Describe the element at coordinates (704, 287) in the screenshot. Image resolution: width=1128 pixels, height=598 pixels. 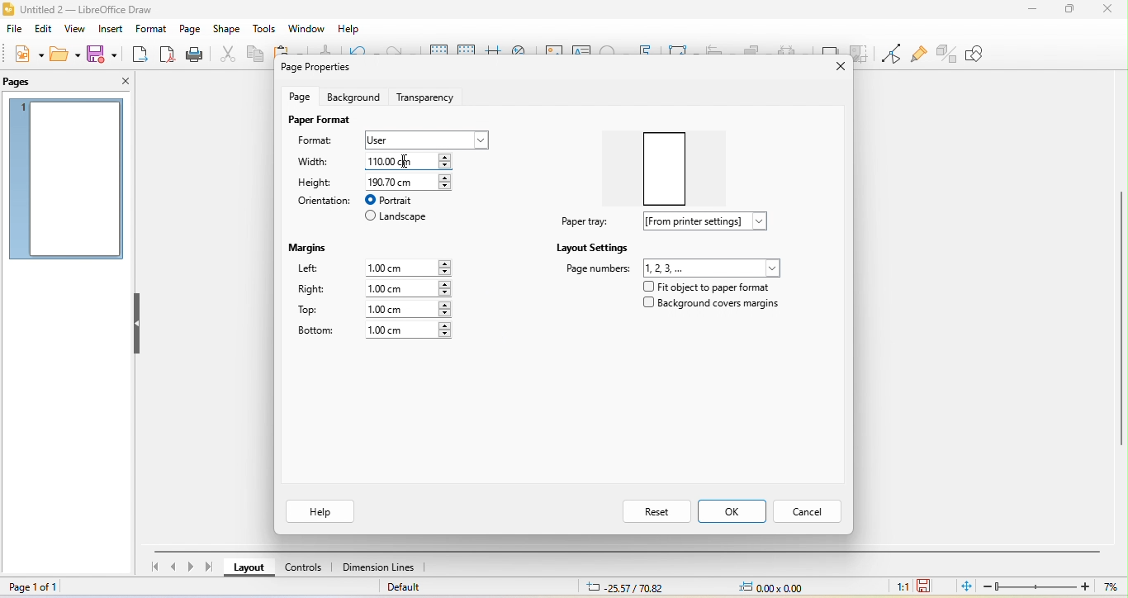
I see `fit object to paper format` at that location.